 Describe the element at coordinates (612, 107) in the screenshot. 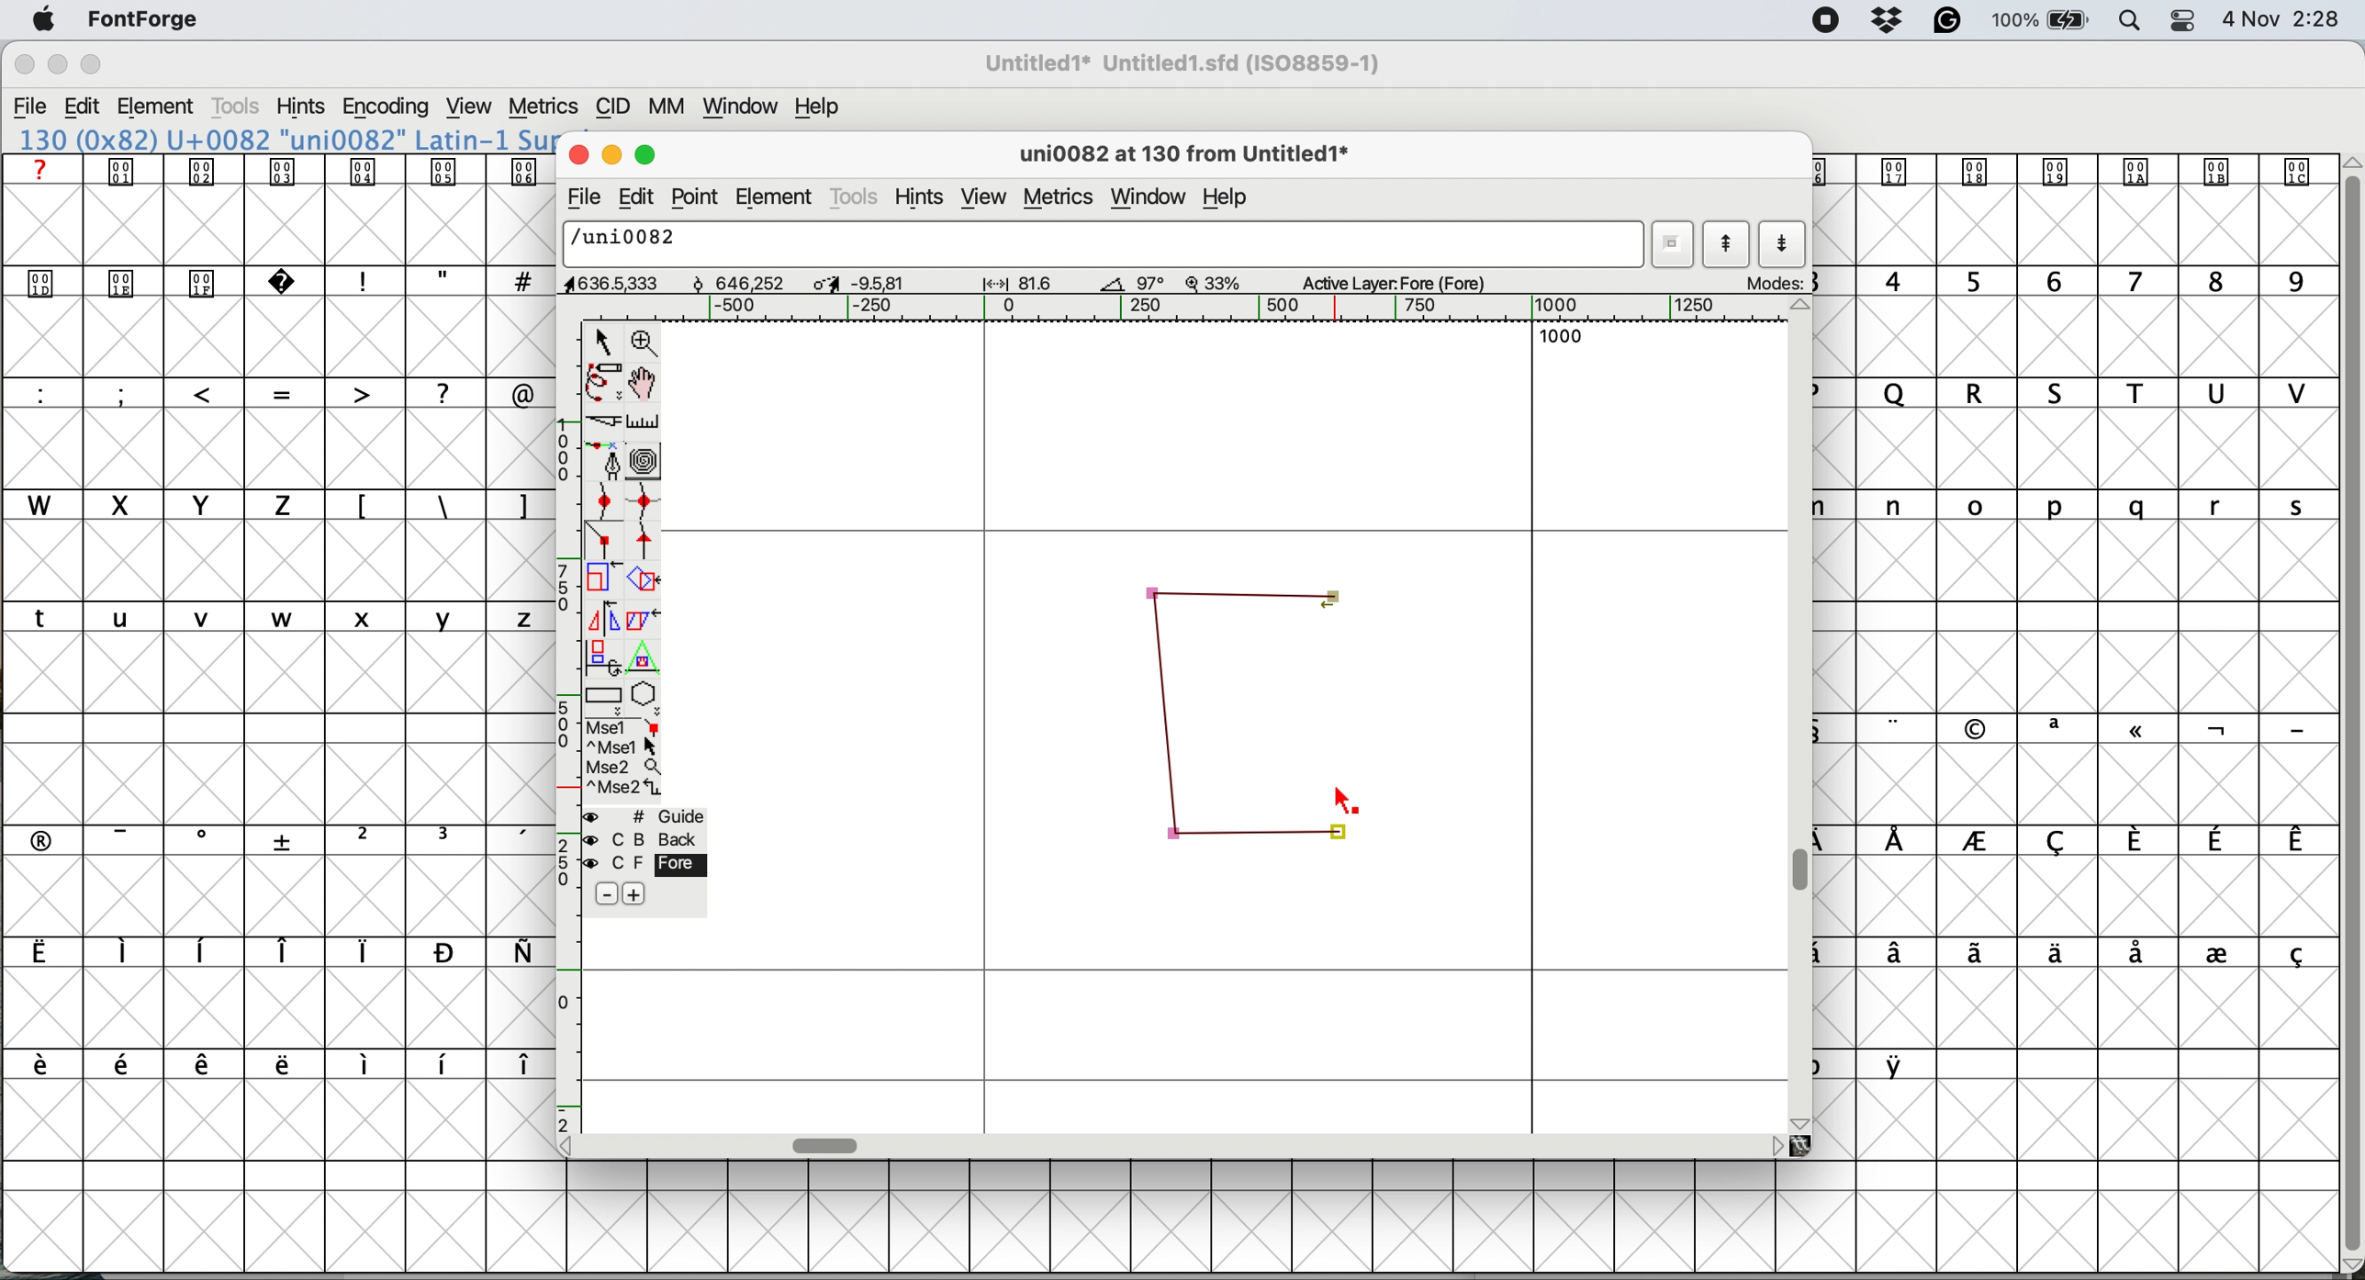

I see `cid` at that location.